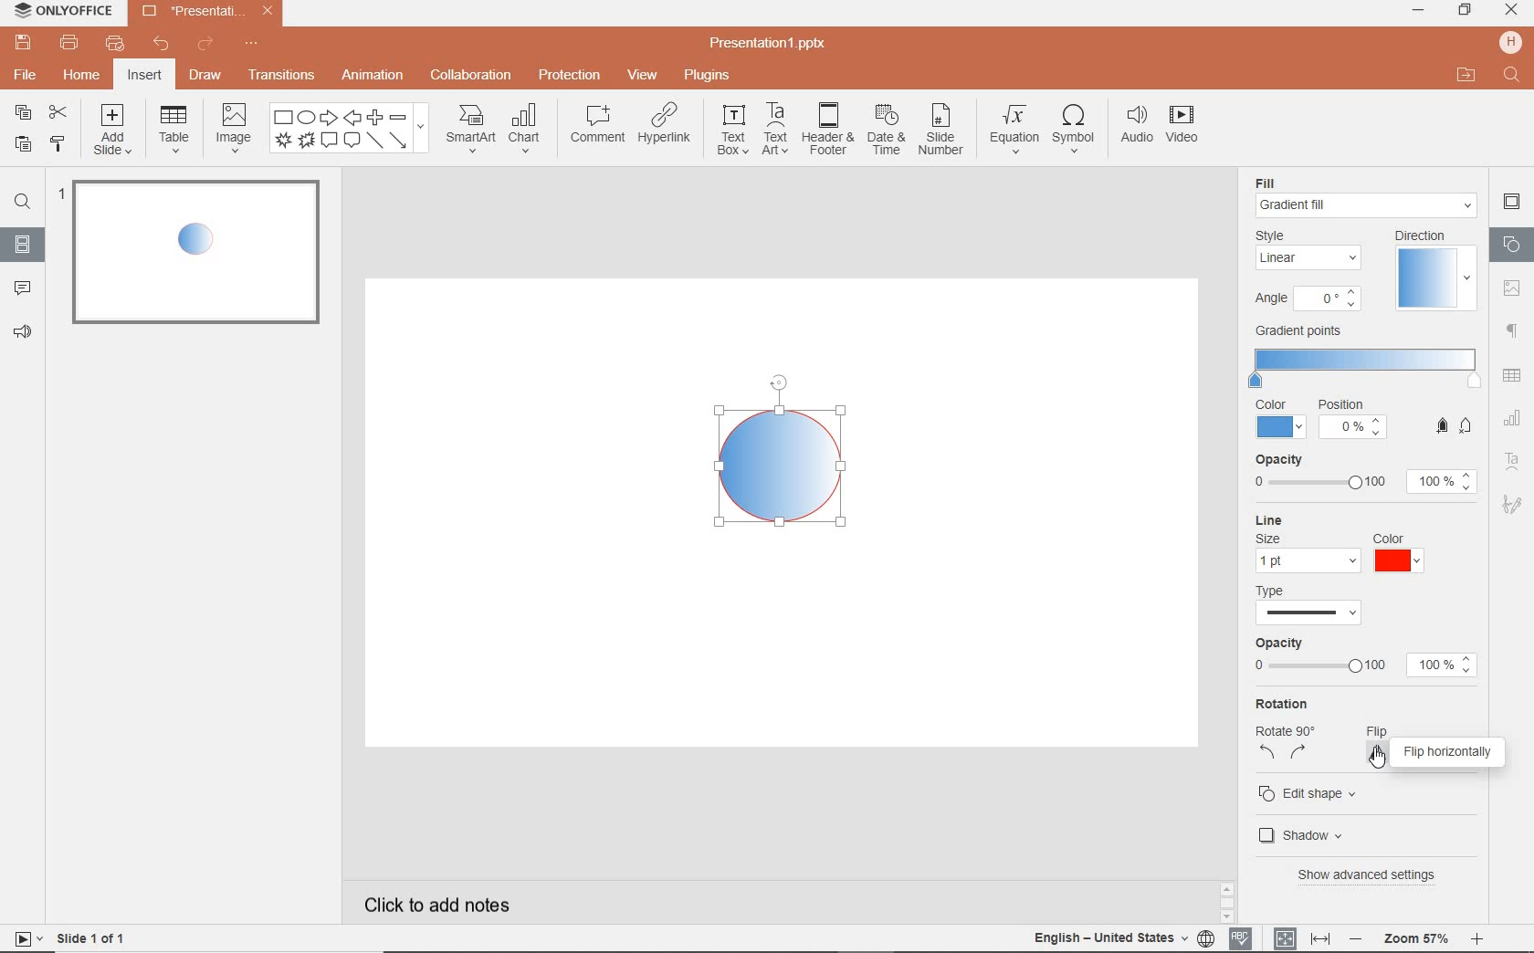  Describe the element at coordinates (25, 938) in the screenshot. I see `start slideshow` at that location.